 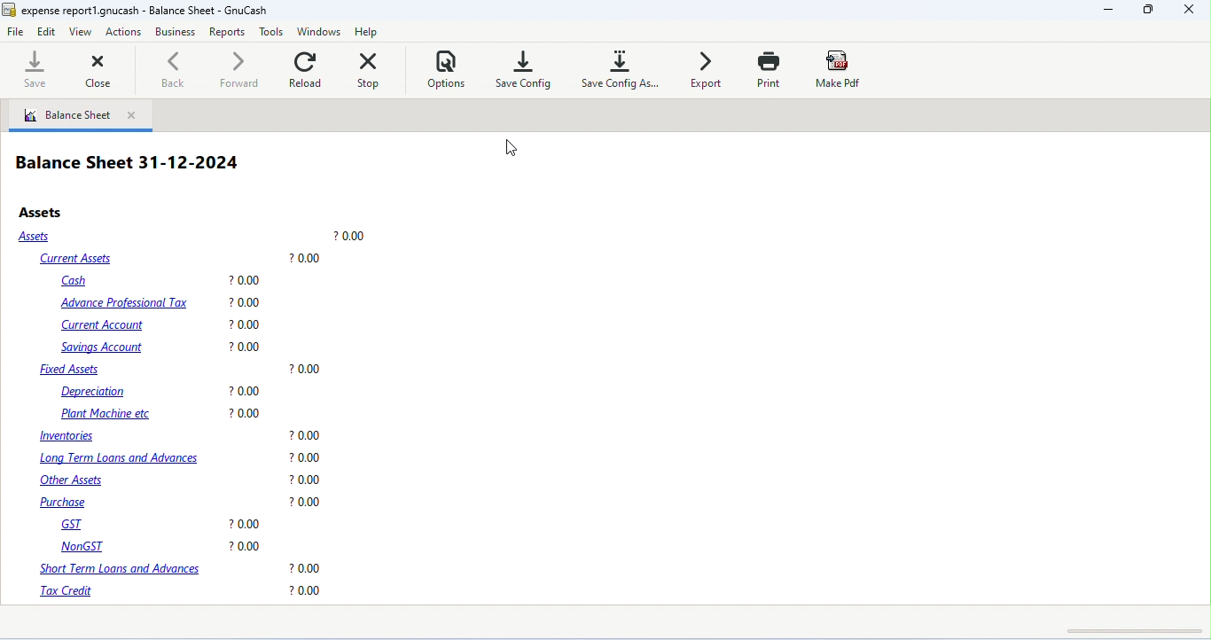 I want to click on help, so click(x=369, y=31).